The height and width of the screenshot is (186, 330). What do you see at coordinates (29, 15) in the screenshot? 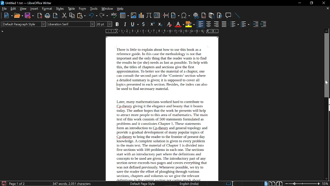
I see `save` at bounding box center [29, 15].